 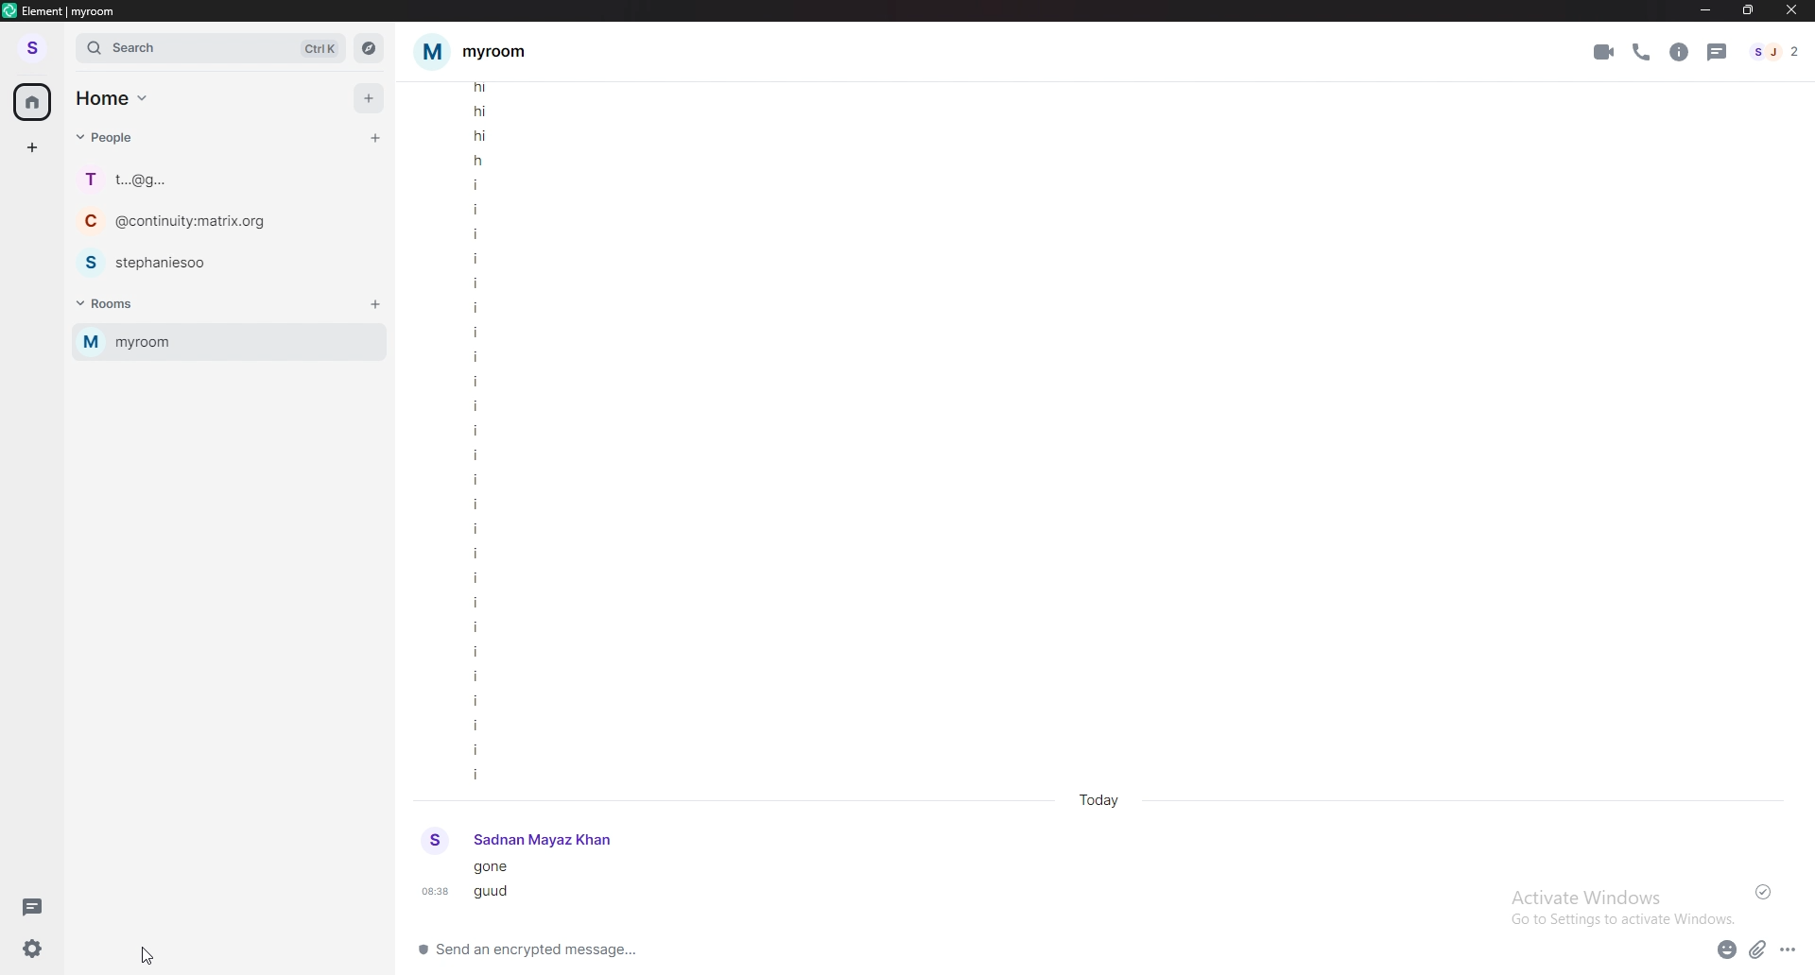 I want to click on chat, so click(x=209, y=220).